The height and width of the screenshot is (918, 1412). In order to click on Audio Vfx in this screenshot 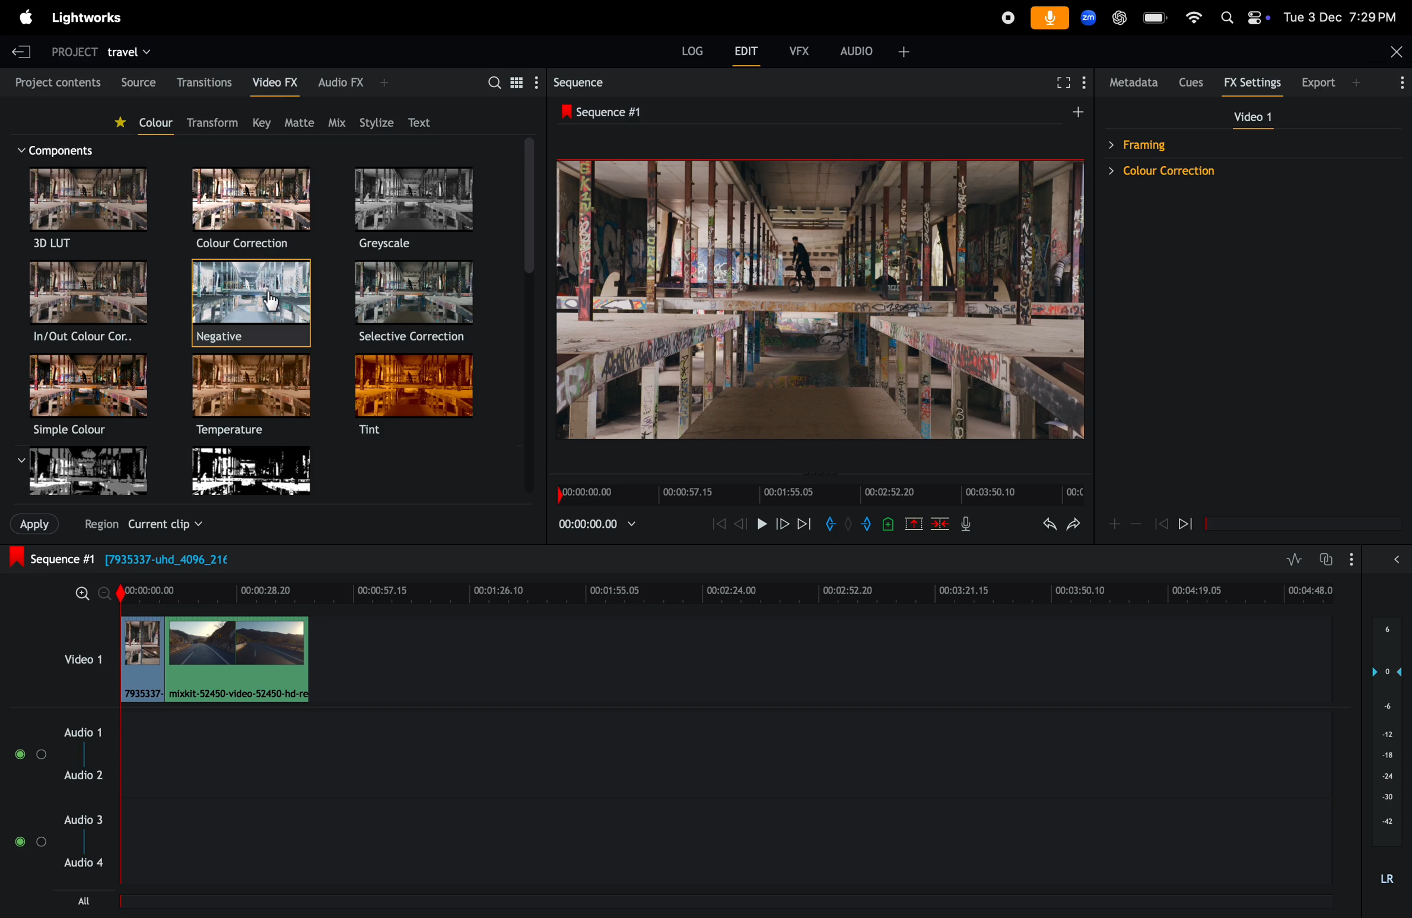, I will do `click(354, 83)`.